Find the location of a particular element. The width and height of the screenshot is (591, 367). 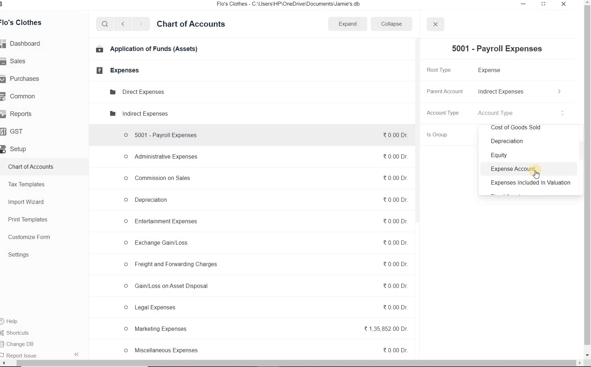

move left is located at coordinates (4, 363).